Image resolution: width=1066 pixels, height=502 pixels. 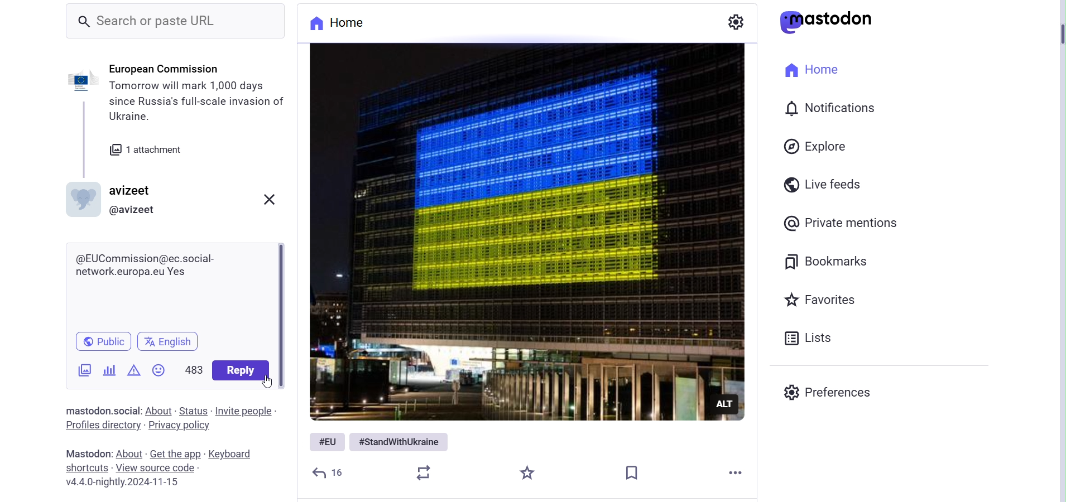 What do you see at coordinates (827, 393) in the screenshot?
I see `preferences` at bounding box center [827, 393].